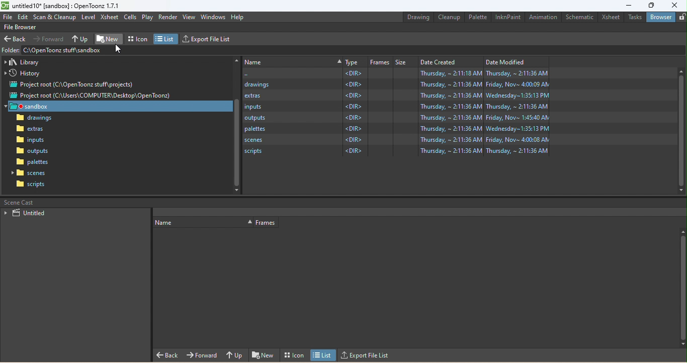  What do you see at coordinates (263, 354) in the screenshot?
I see `New ` at bounding box center [263, 354].